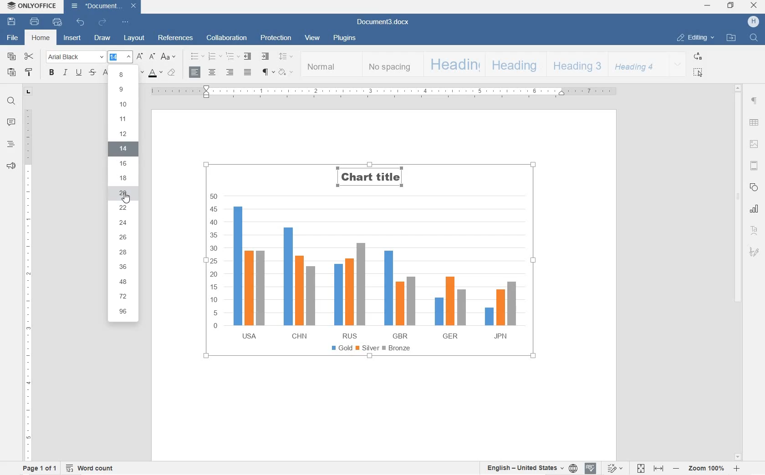 This screenshot has width=765, height=475. I want to click on 24, so click(123, 223).